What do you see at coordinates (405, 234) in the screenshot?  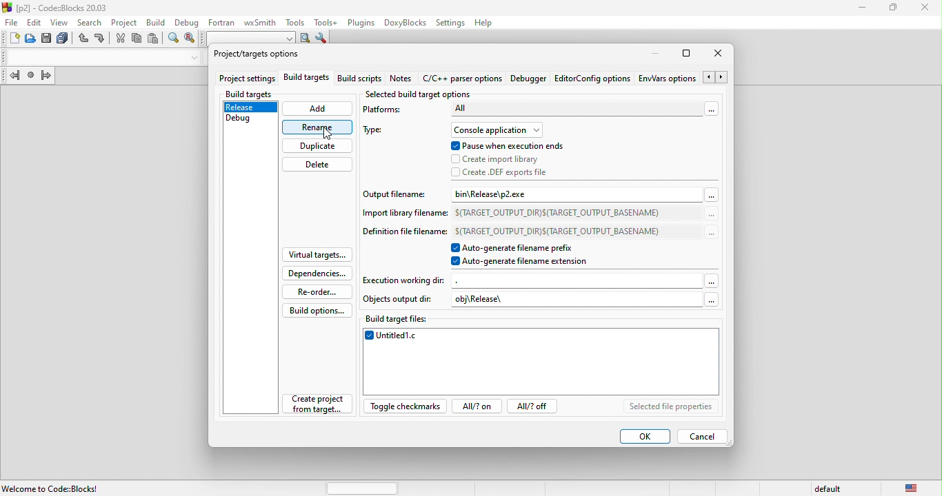 I see `definition file name` at bounding box center [405, 234].